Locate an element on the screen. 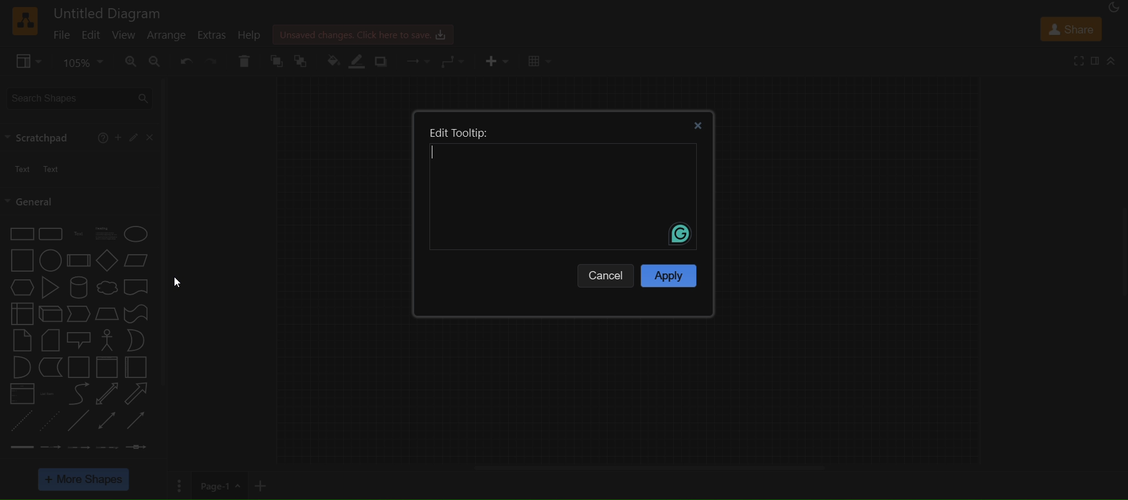 The image size is (1128, 500). curve is located at coordinates (77, 394).